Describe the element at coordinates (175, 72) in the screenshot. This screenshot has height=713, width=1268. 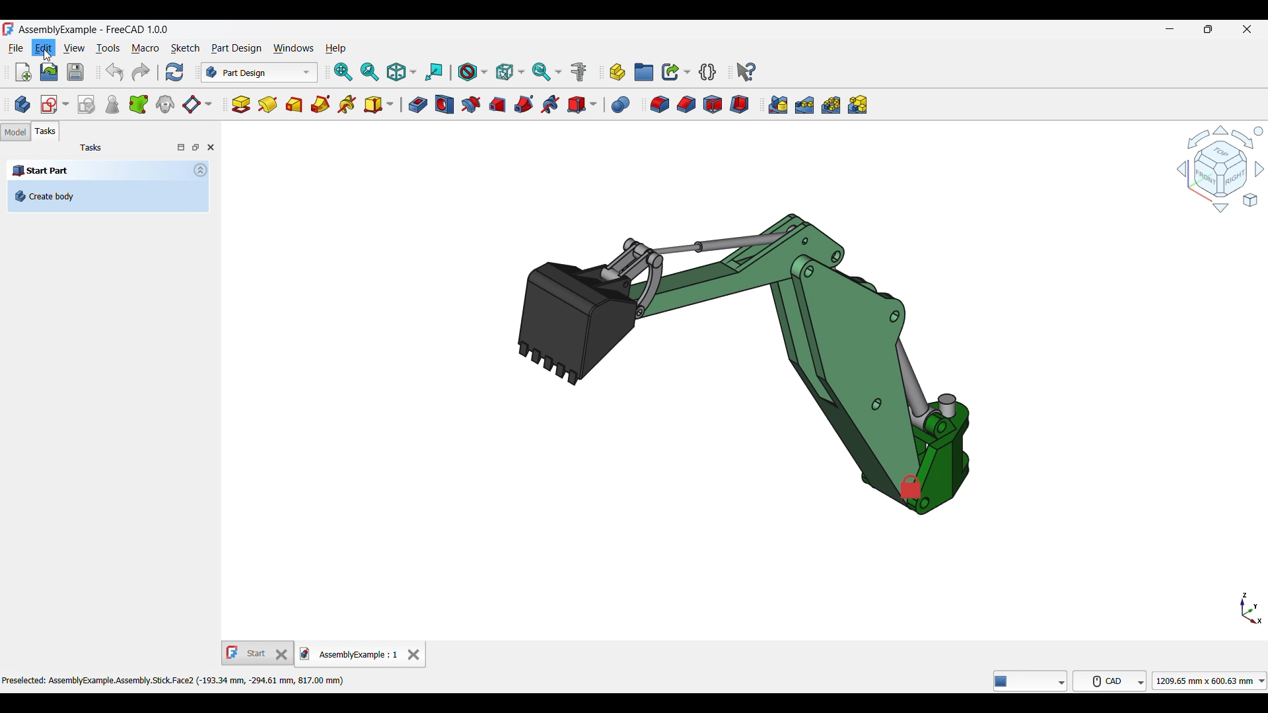
I see `Refresh ` at that location.